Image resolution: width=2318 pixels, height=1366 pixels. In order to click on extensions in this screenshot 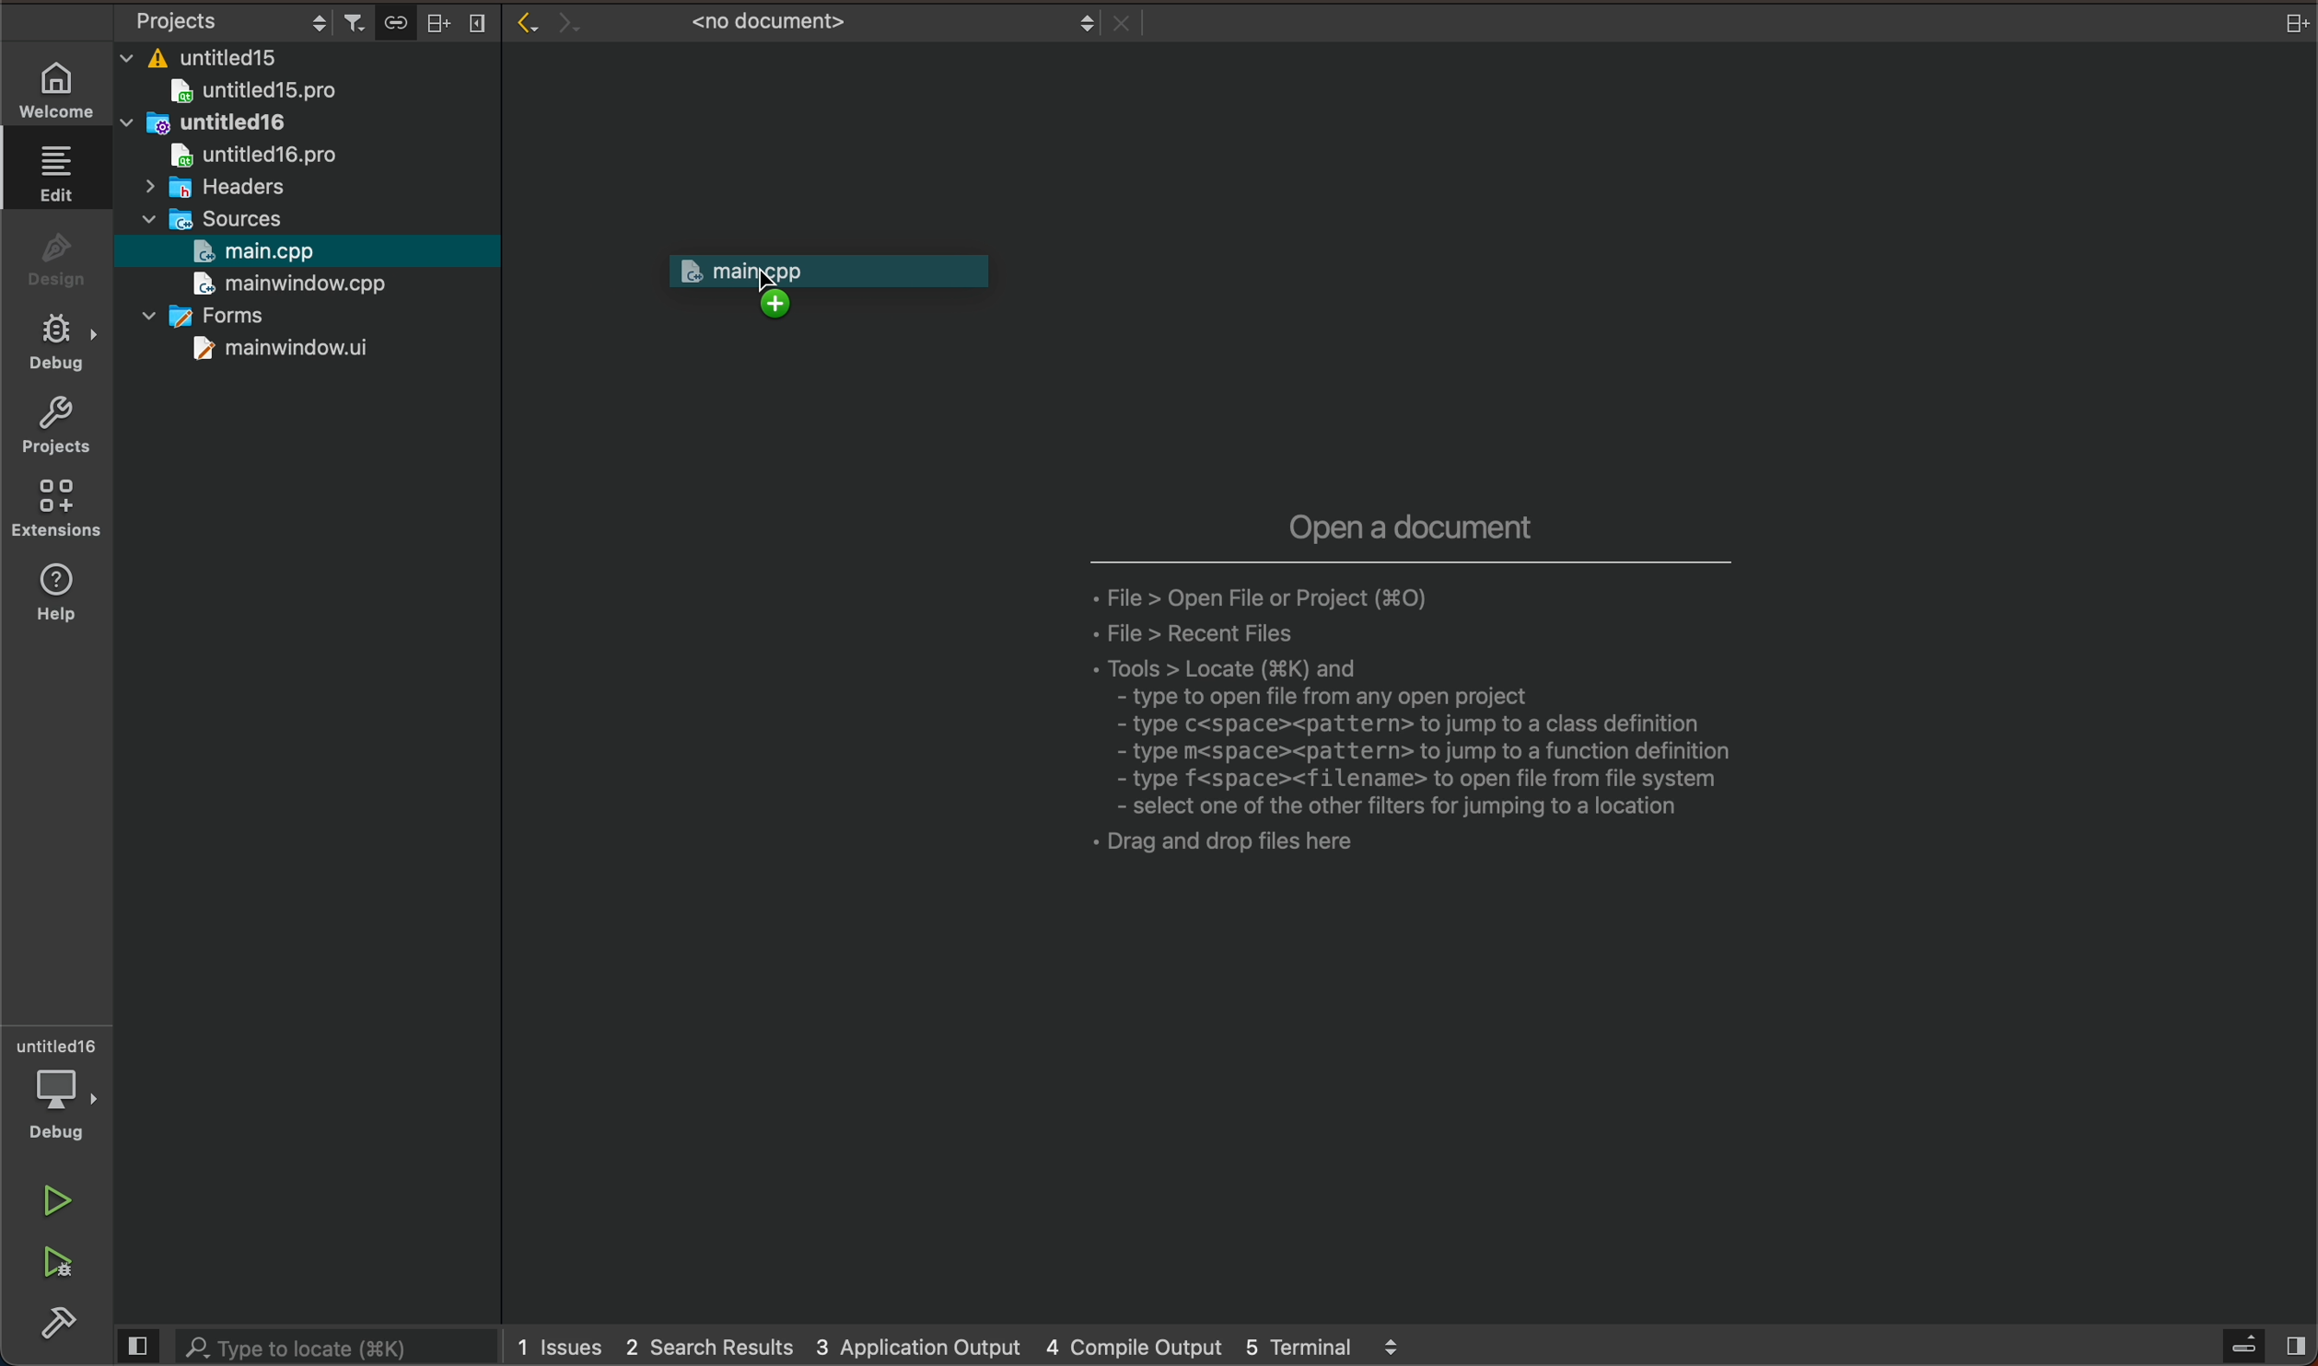, I will do `click(57, 507)`.